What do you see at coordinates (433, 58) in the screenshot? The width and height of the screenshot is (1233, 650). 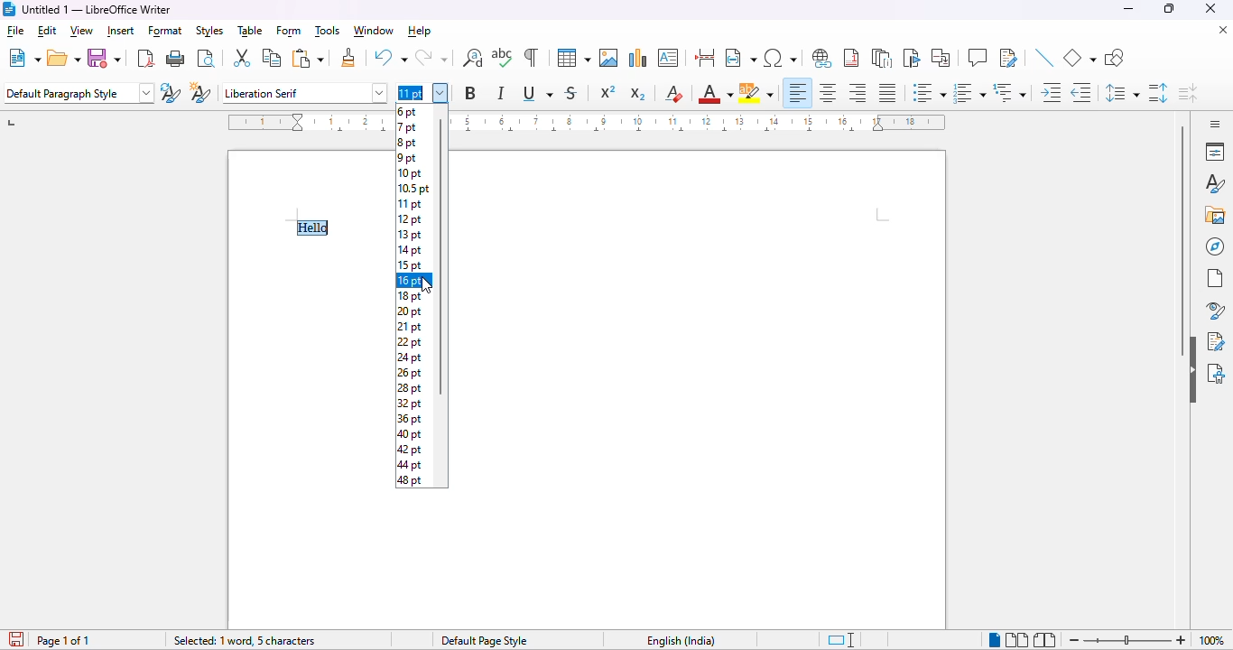 I see `redo` at bounding box center [433, 58].